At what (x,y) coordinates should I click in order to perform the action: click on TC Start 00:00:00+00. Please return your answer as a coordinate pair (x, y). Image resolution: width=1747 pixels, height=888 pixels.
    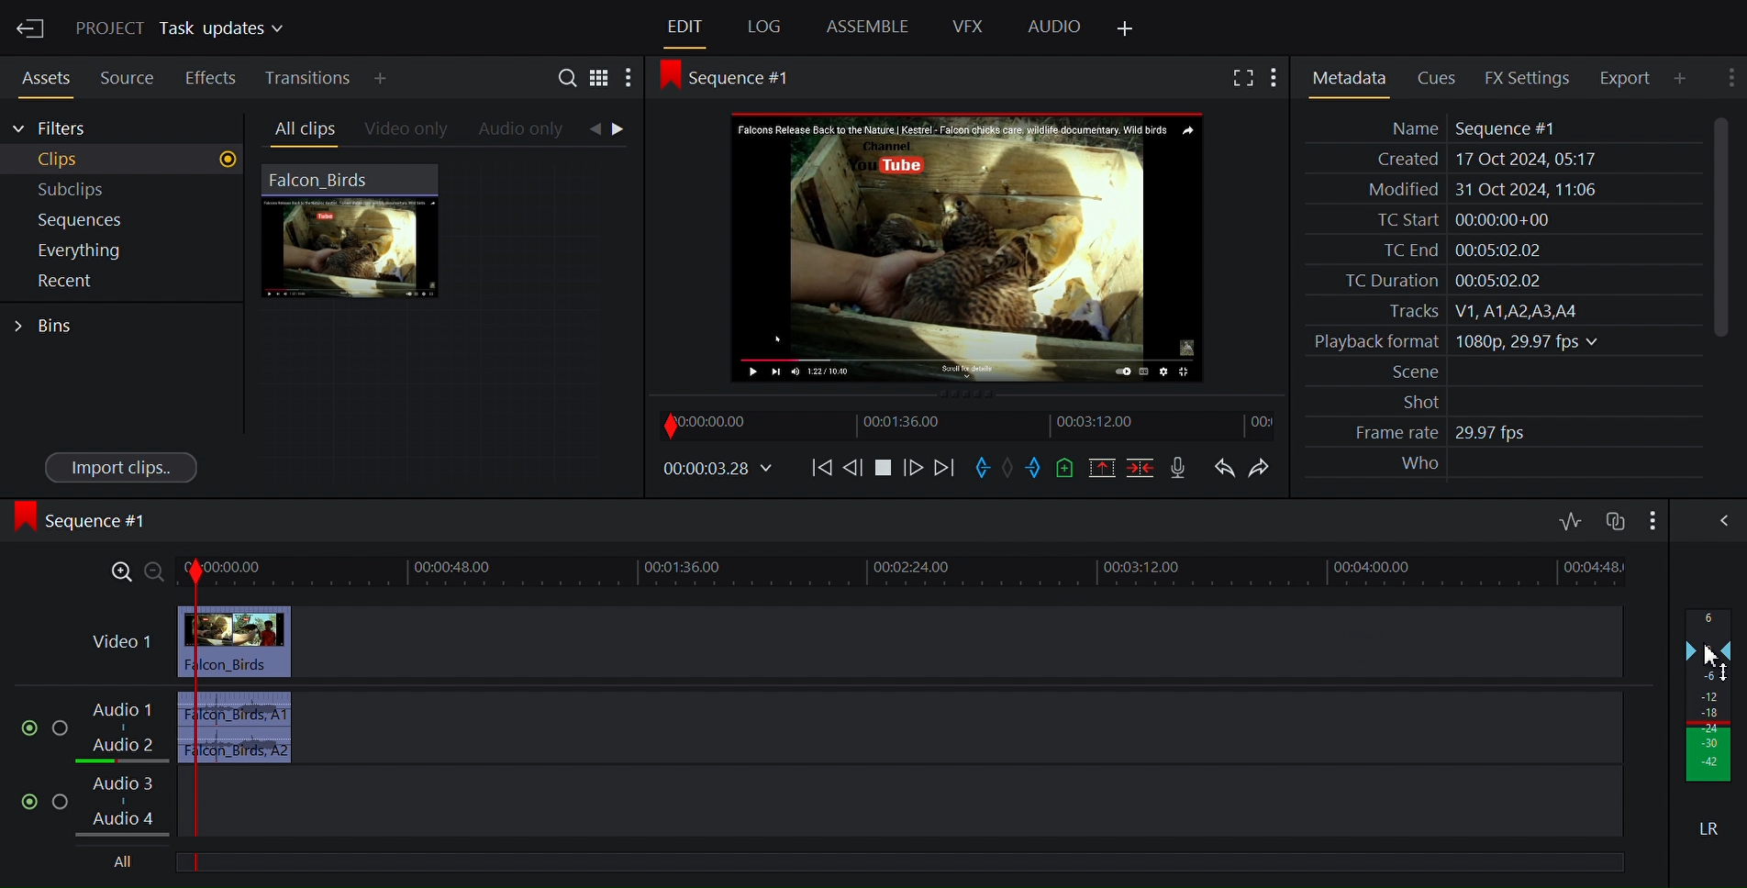
    Looking at the image, I should click on (1457, 219).